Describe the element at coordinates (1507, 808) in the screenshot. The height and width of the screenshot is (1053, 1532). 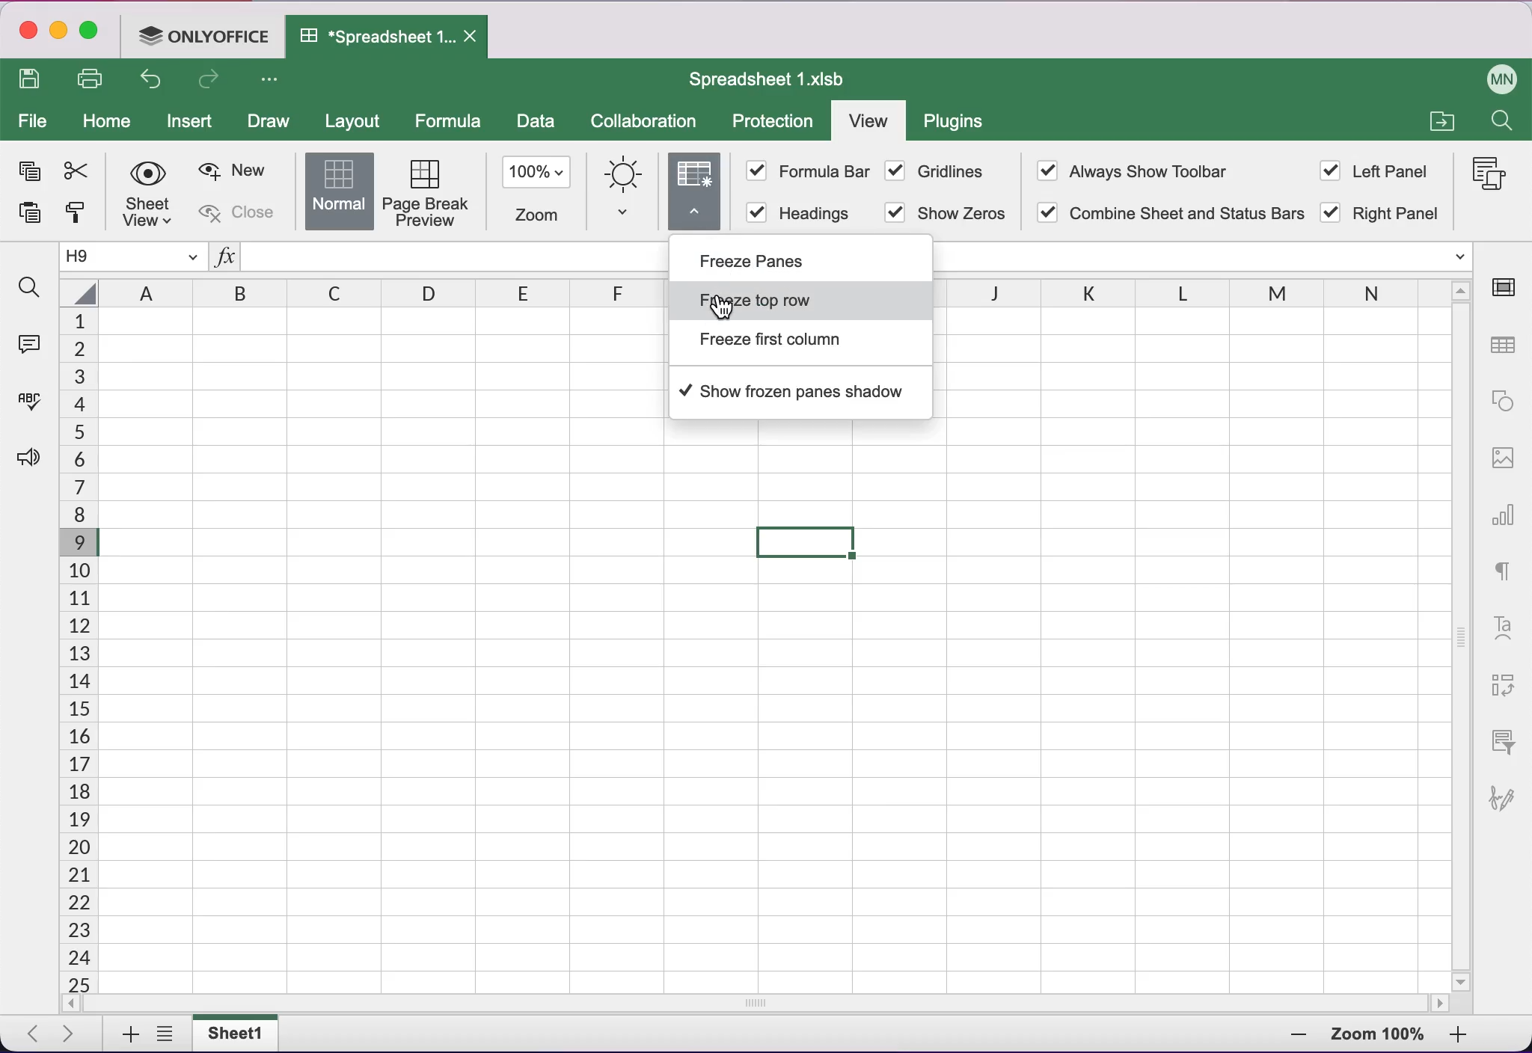
I see `signature` at that location.